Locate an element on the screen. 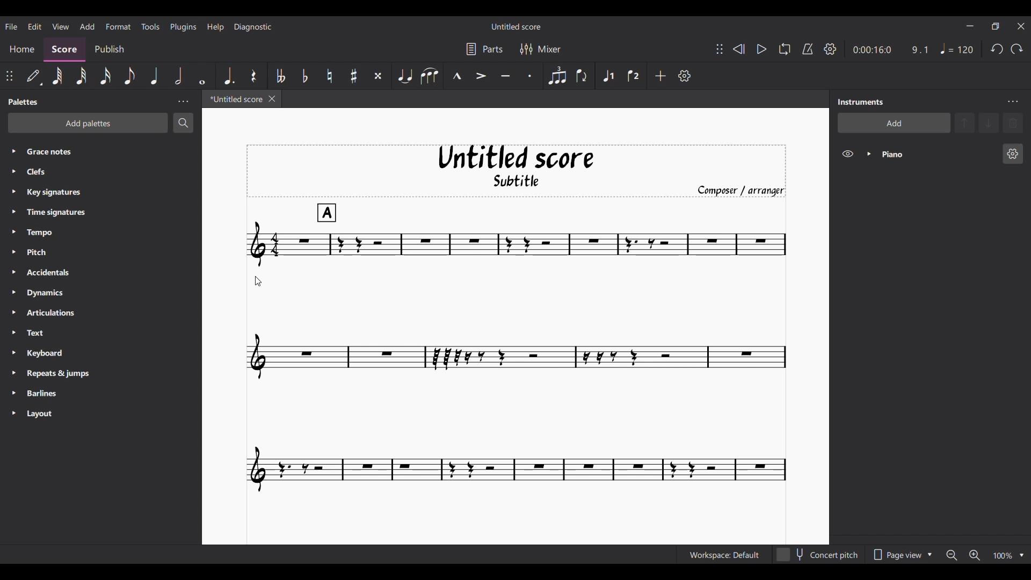  Zoom factor is located at coordinates (1003, 556).